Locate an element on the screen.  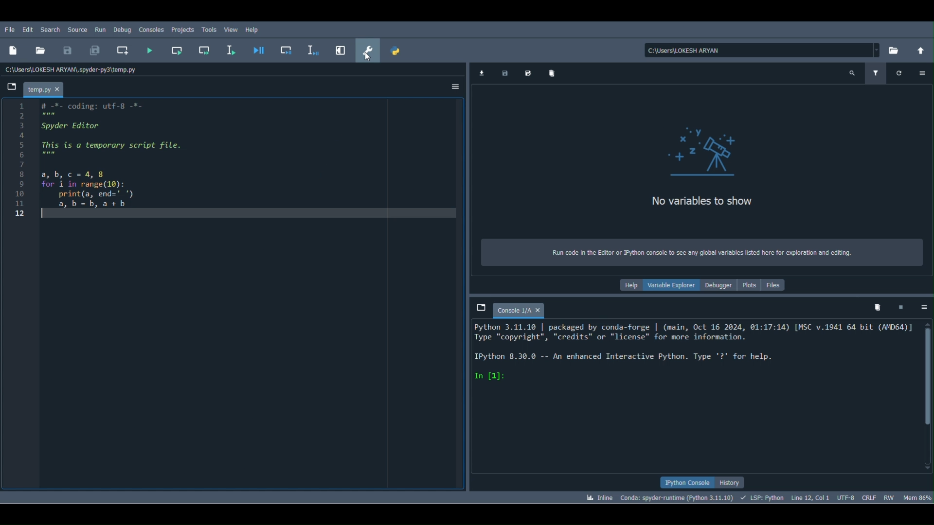
Debugger is located at coordinates (721, 284).